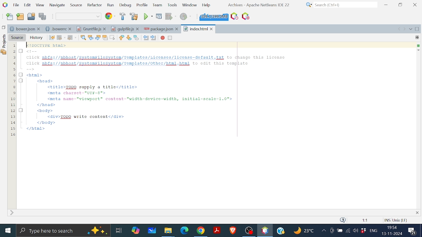 The width and height of the screenshot is (422, 237). Describe the element at coordinates (415, 212) in the screenshot. I see `close current tab ` at that location.